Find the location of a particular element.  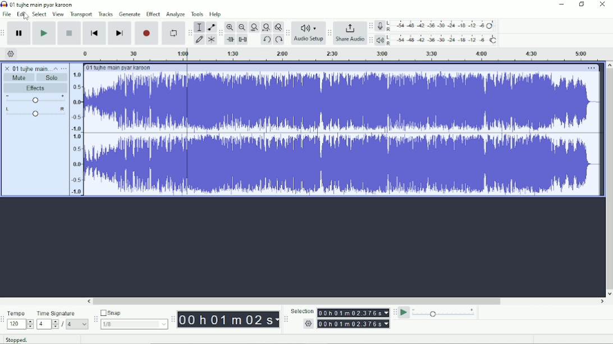

Audacity snapping toolbar is located at coordinates (95, 319).